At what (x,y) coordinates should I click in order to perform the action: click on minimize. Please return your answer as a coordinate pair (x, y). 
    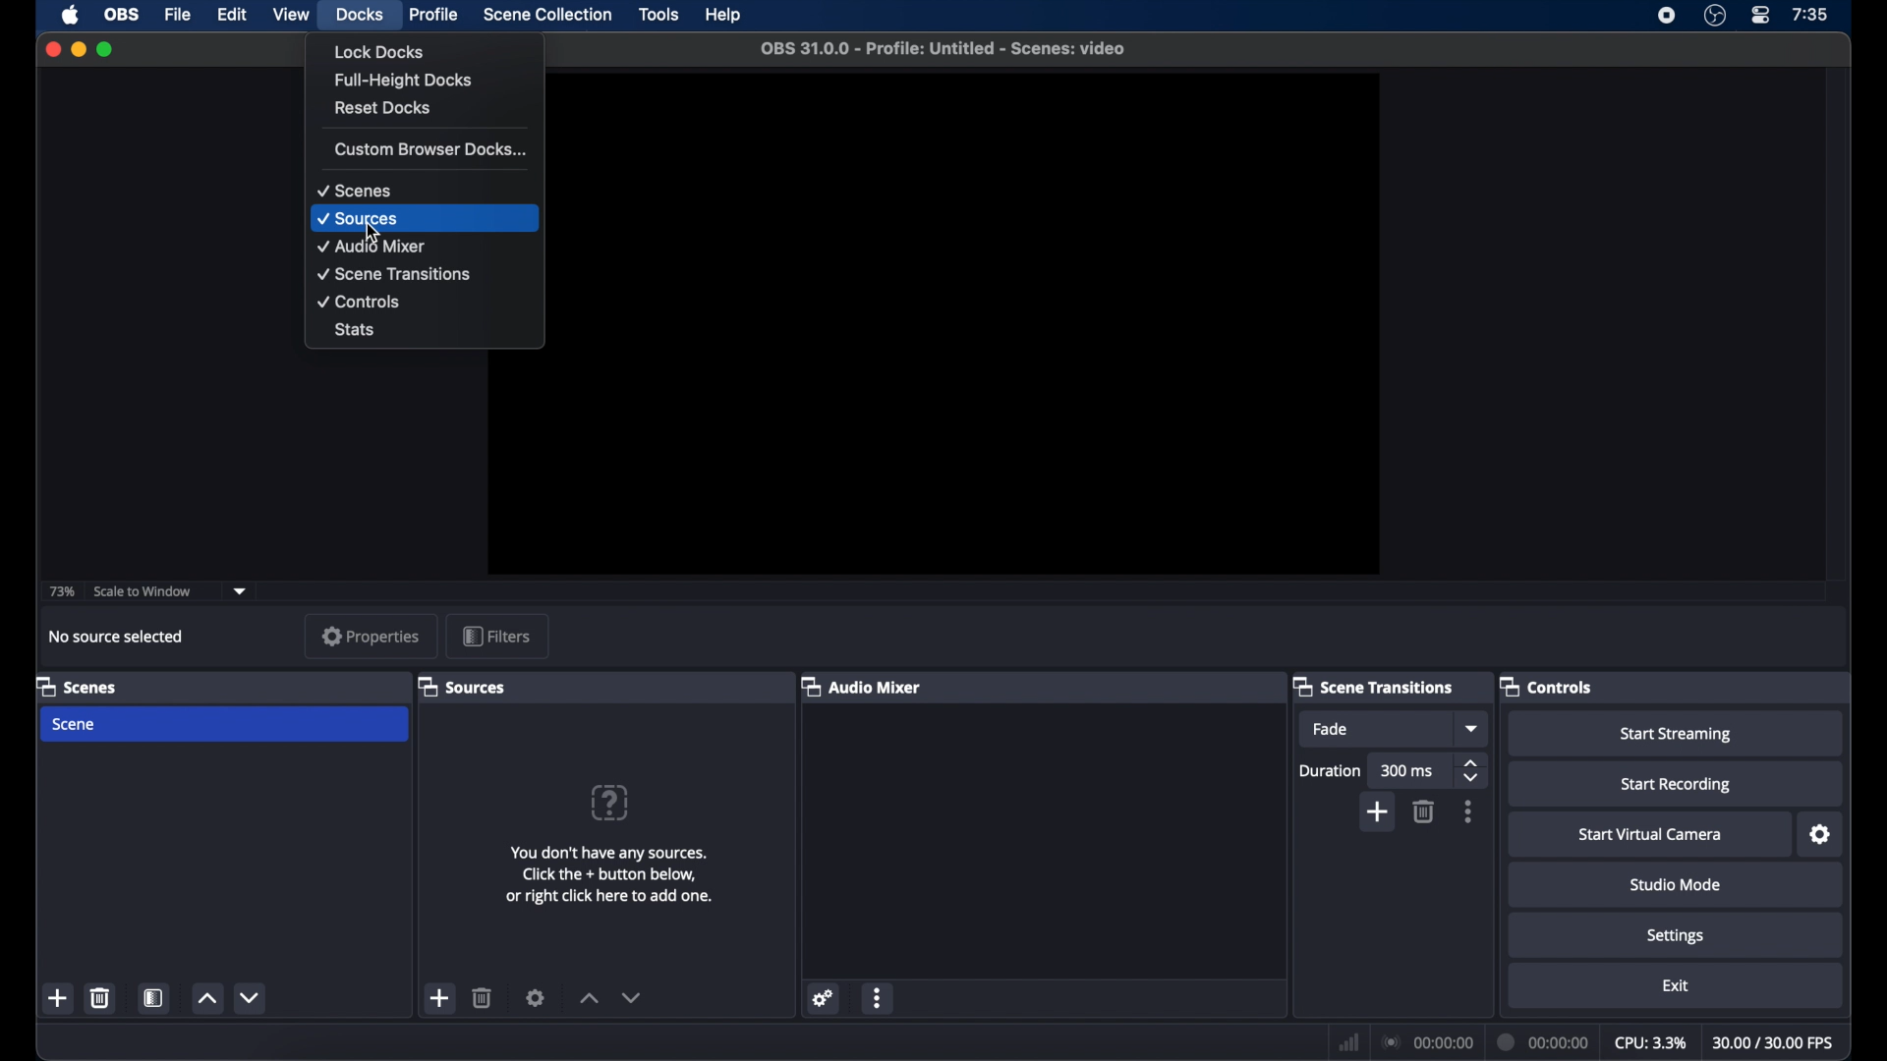
    Looking at the image, I should click on (78, 49).